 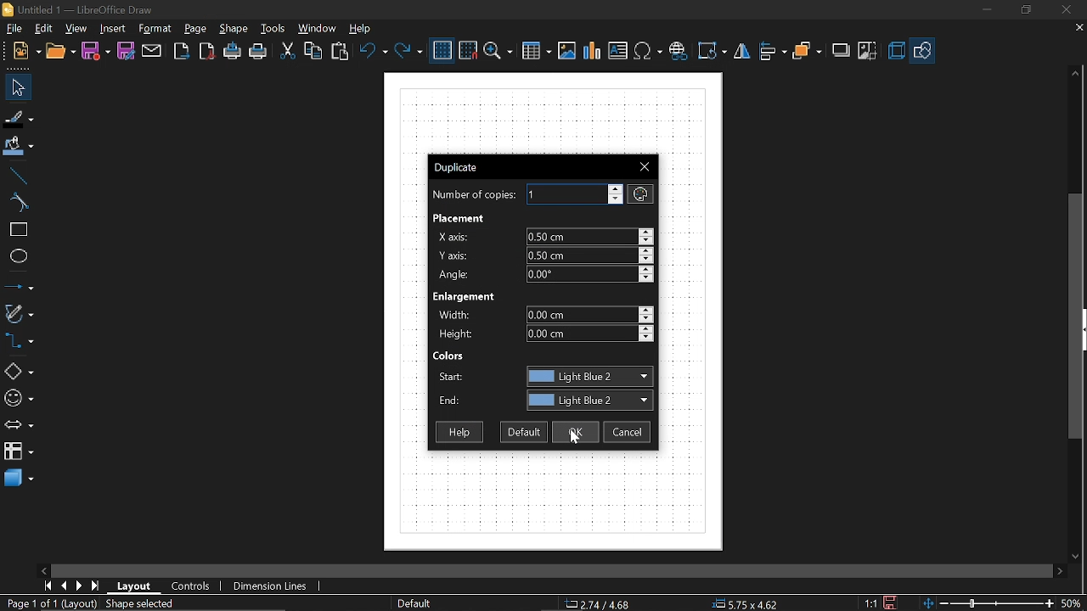 I want to click on Curves and polygon, so click(x=19, y=313).